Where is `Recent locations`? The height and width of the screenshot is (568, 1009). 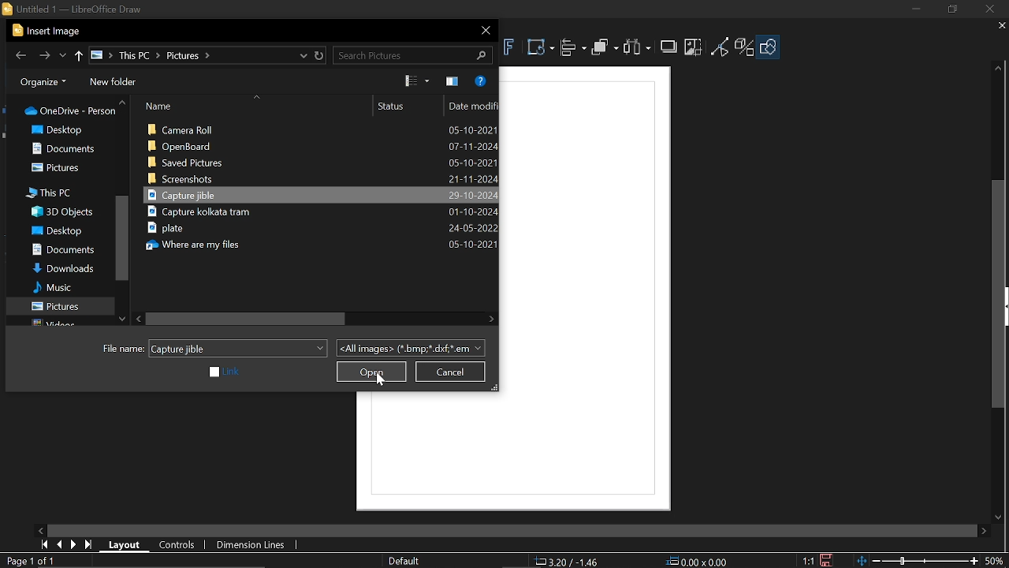
Recent locations is located at coordinates (62, 56).